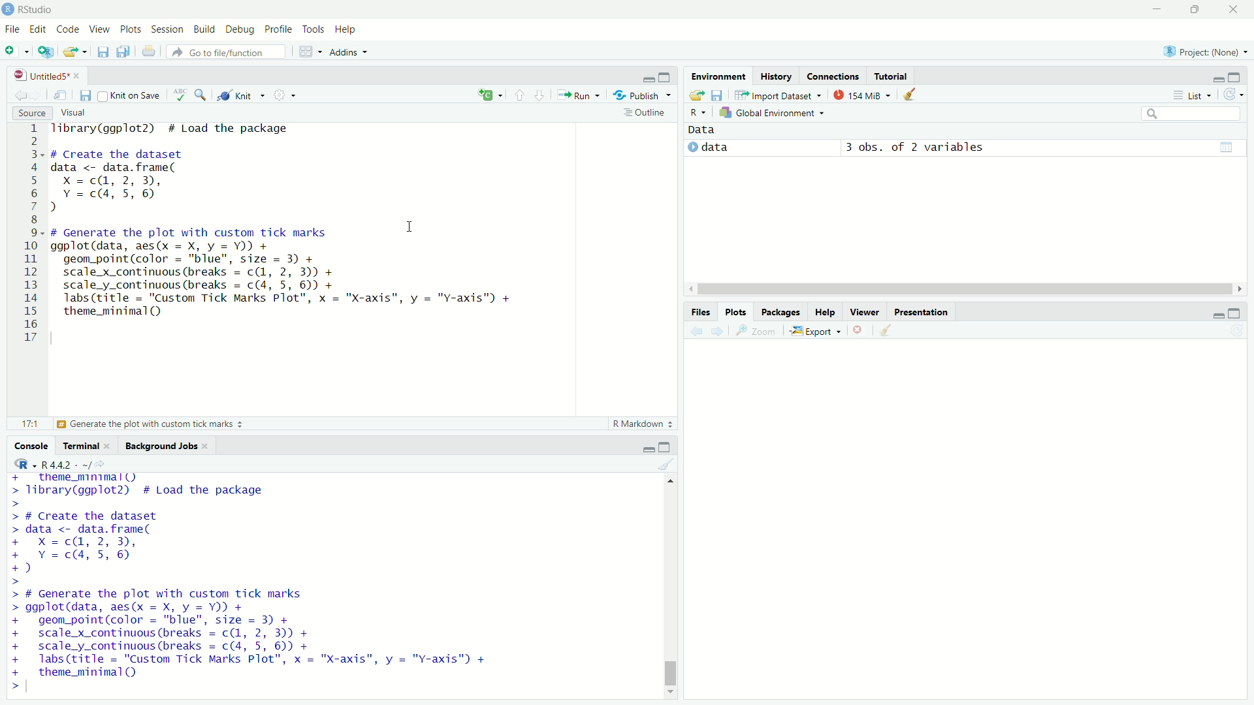  I want to click on knit on save, so click(133, 95).